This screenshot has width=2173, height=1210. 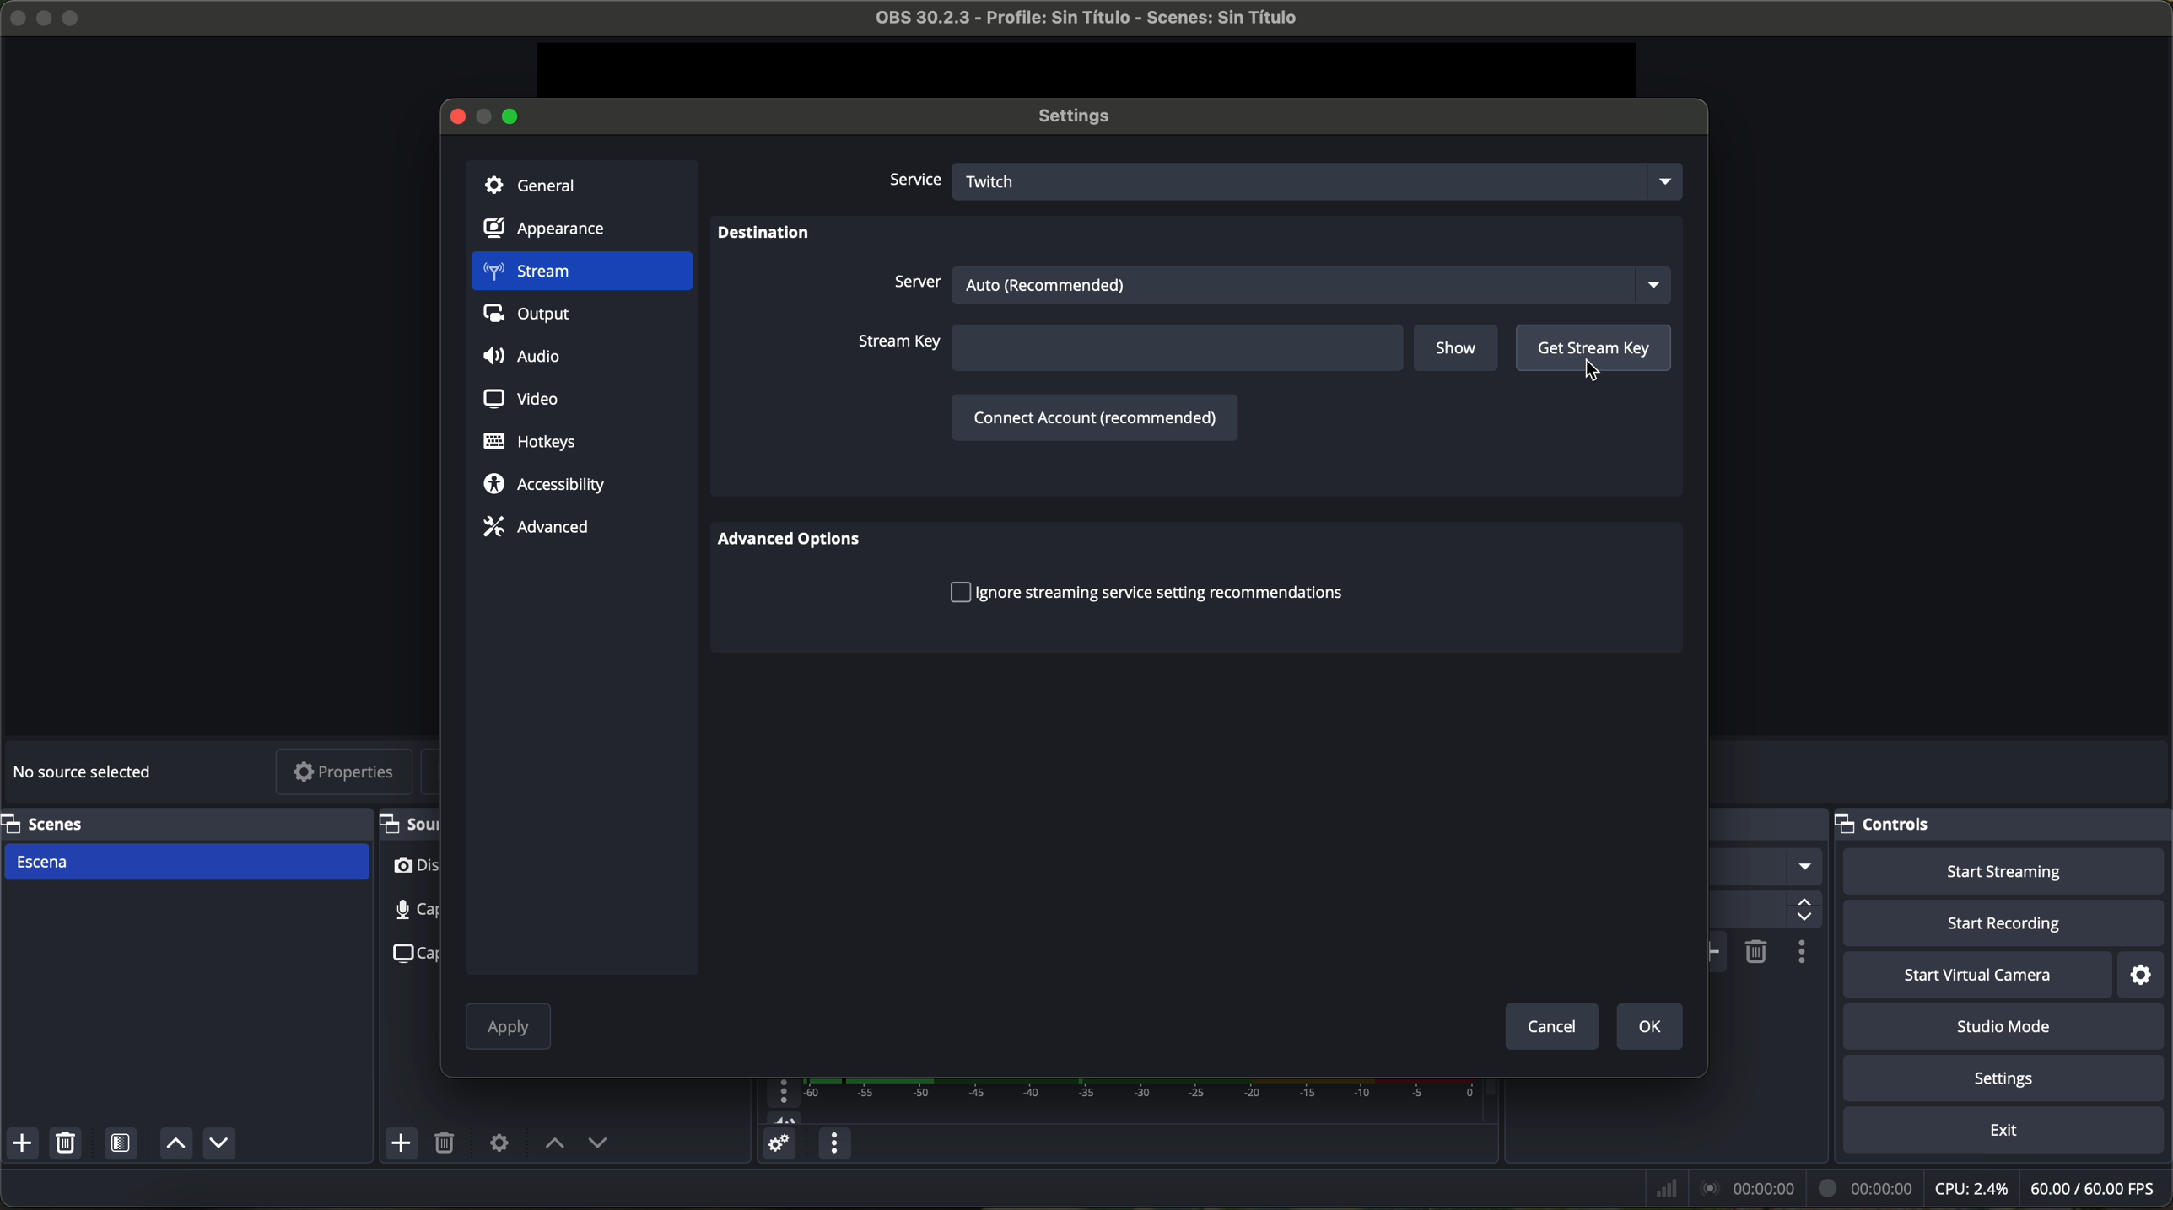 I want to click on add configurable transition, so click(x=1718, y=952).